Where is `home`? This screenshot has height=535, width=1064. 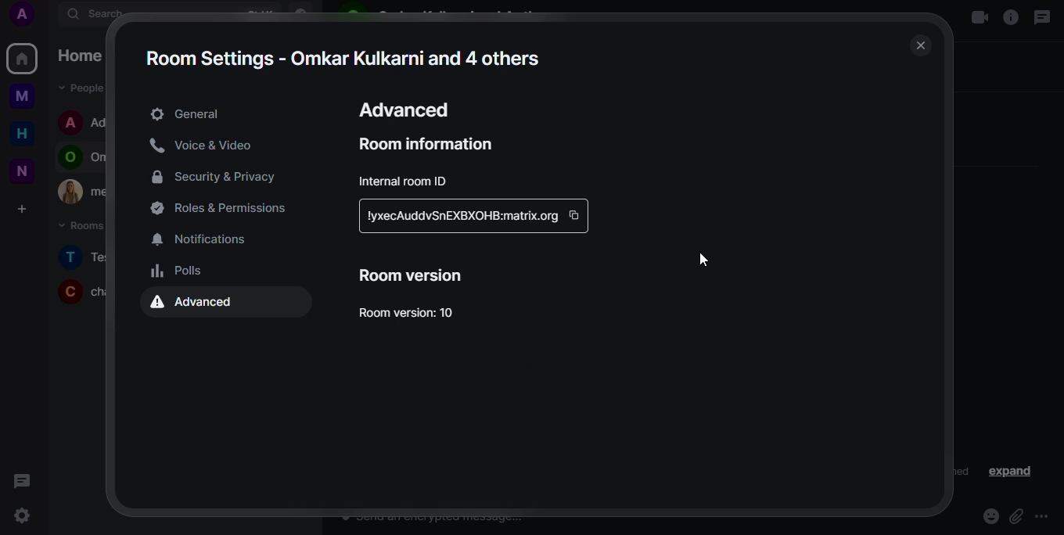
home is located at coordinates (92, 56).